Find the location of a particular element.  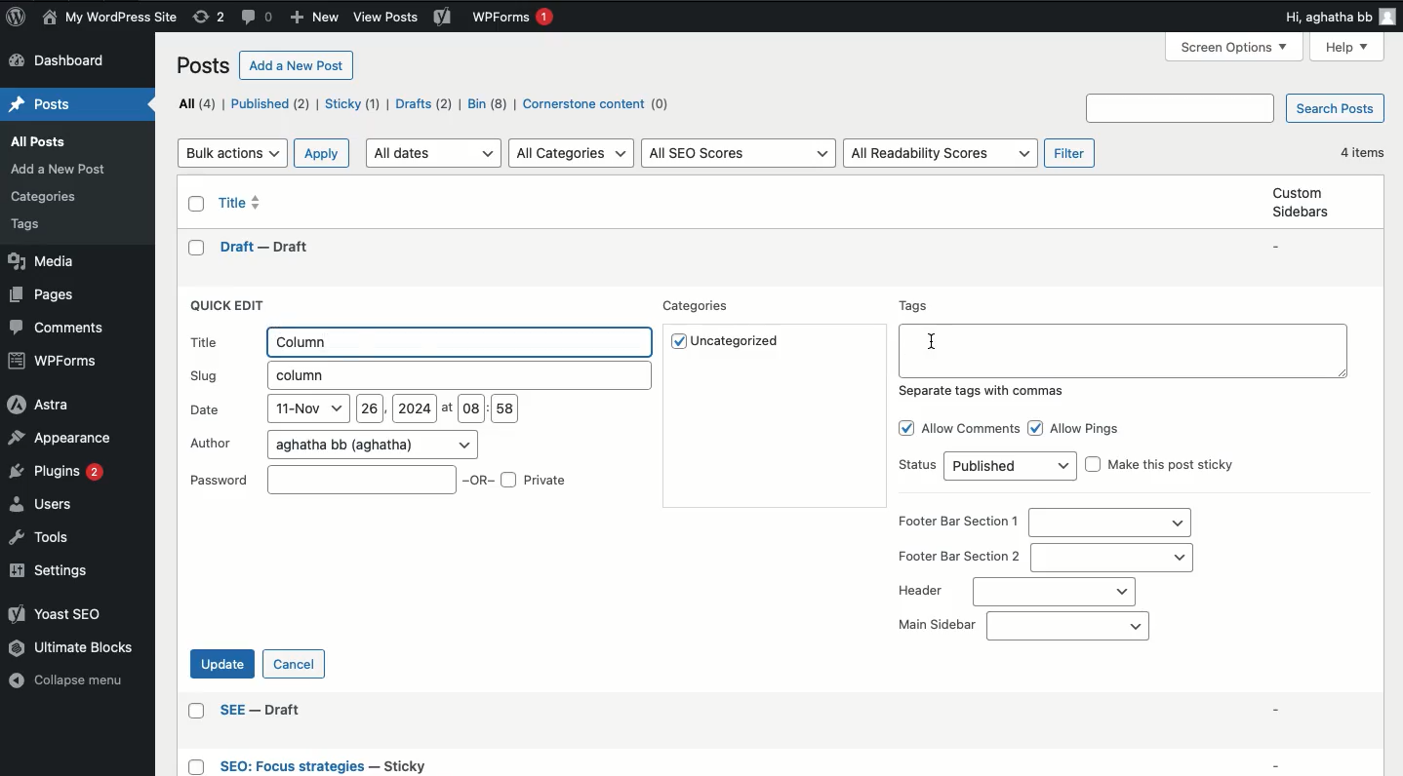

Apply is located at coordinates (324, 152).